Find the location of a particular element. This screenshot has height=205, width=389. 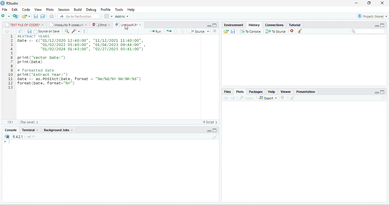

maximize is located at coordinates (382, 92).